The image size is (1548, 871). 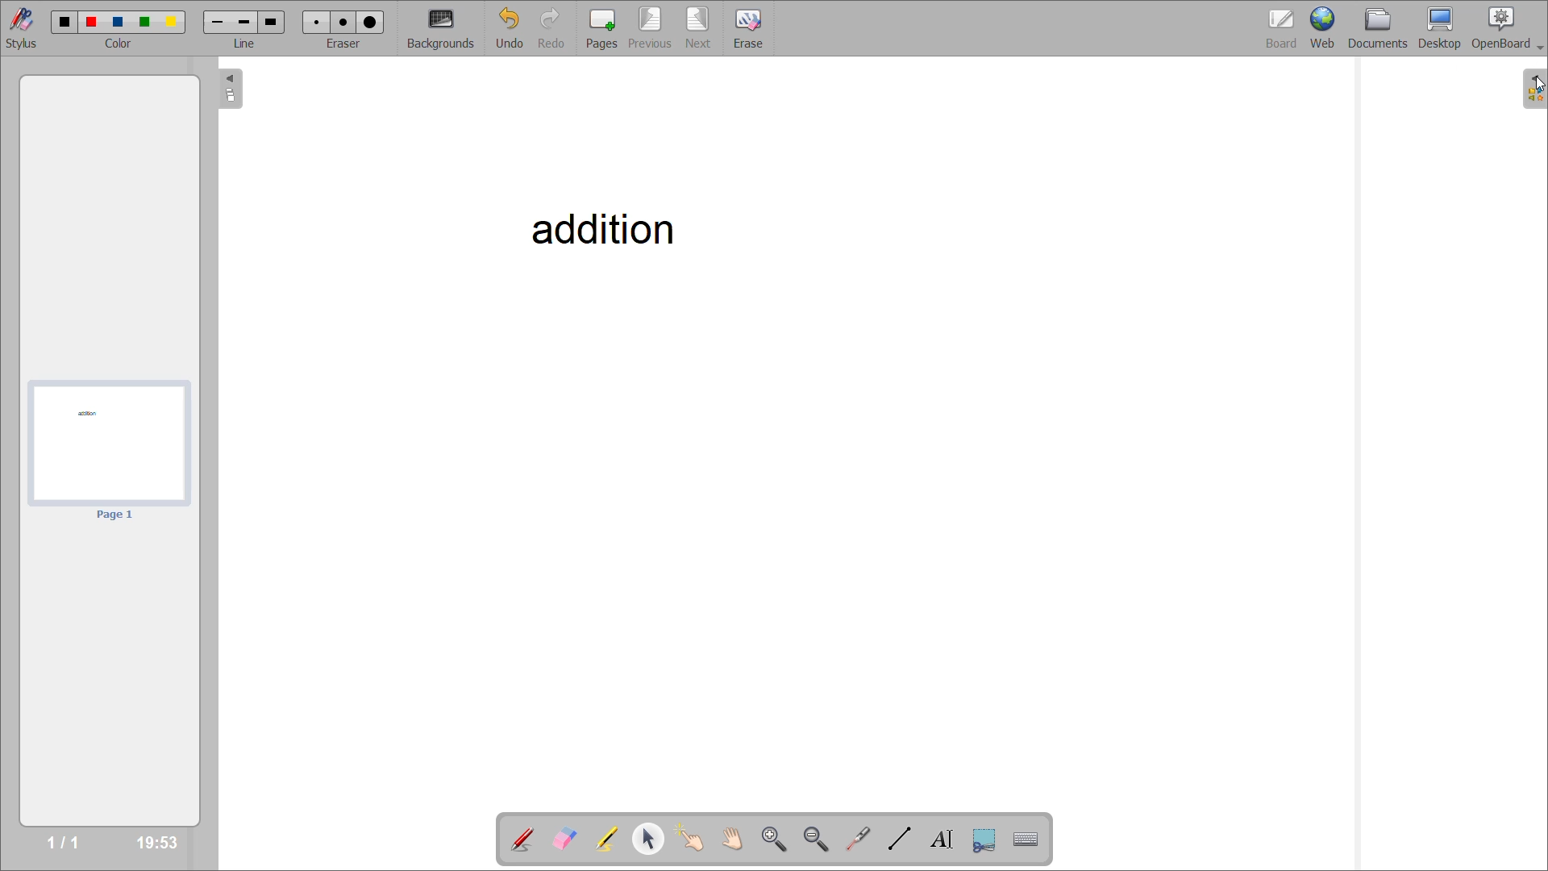 What do you see at coordinates (1534, 91) in the screenshot?
I see `expand pane` at bounding box center [1534, 91].